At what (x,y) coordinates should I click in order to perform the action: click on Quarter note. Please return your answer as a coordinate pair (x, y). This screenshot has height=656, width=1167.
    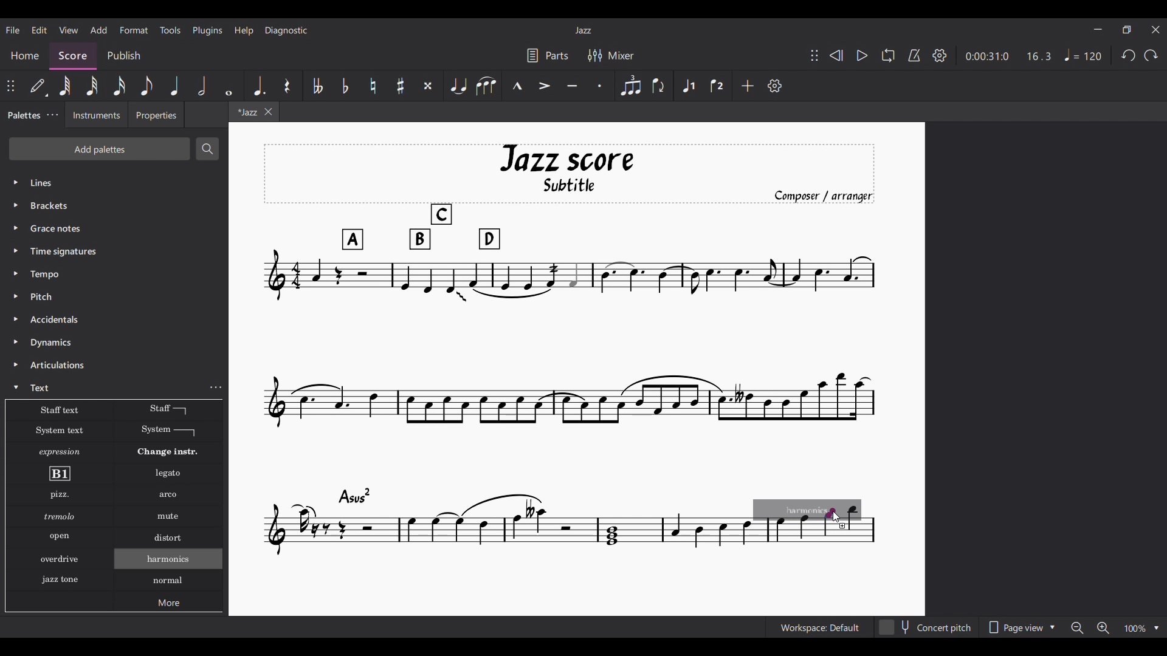
    Looking at the image, I should click on (175, 86).